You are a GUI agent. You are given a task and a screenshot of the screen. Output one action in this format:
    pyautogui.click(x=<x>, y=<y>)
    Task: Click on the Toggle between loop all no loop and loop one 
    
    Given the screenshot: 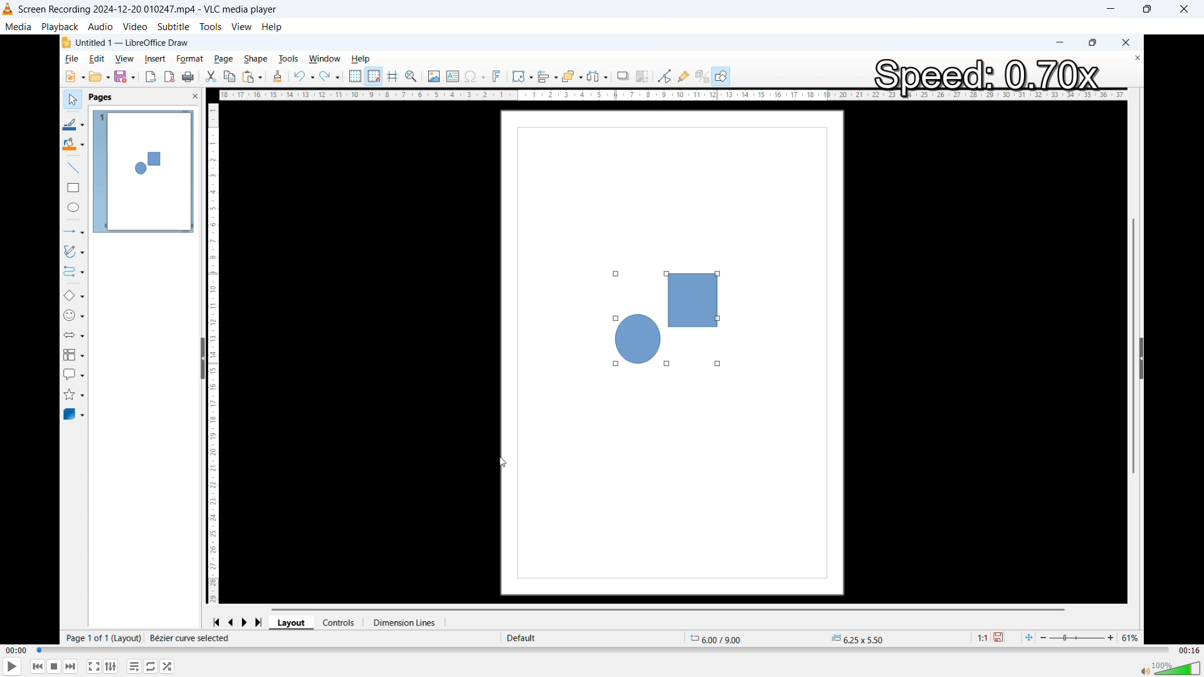 What is the action you would take?
    pyautogui.click(x=151, y=666)
    